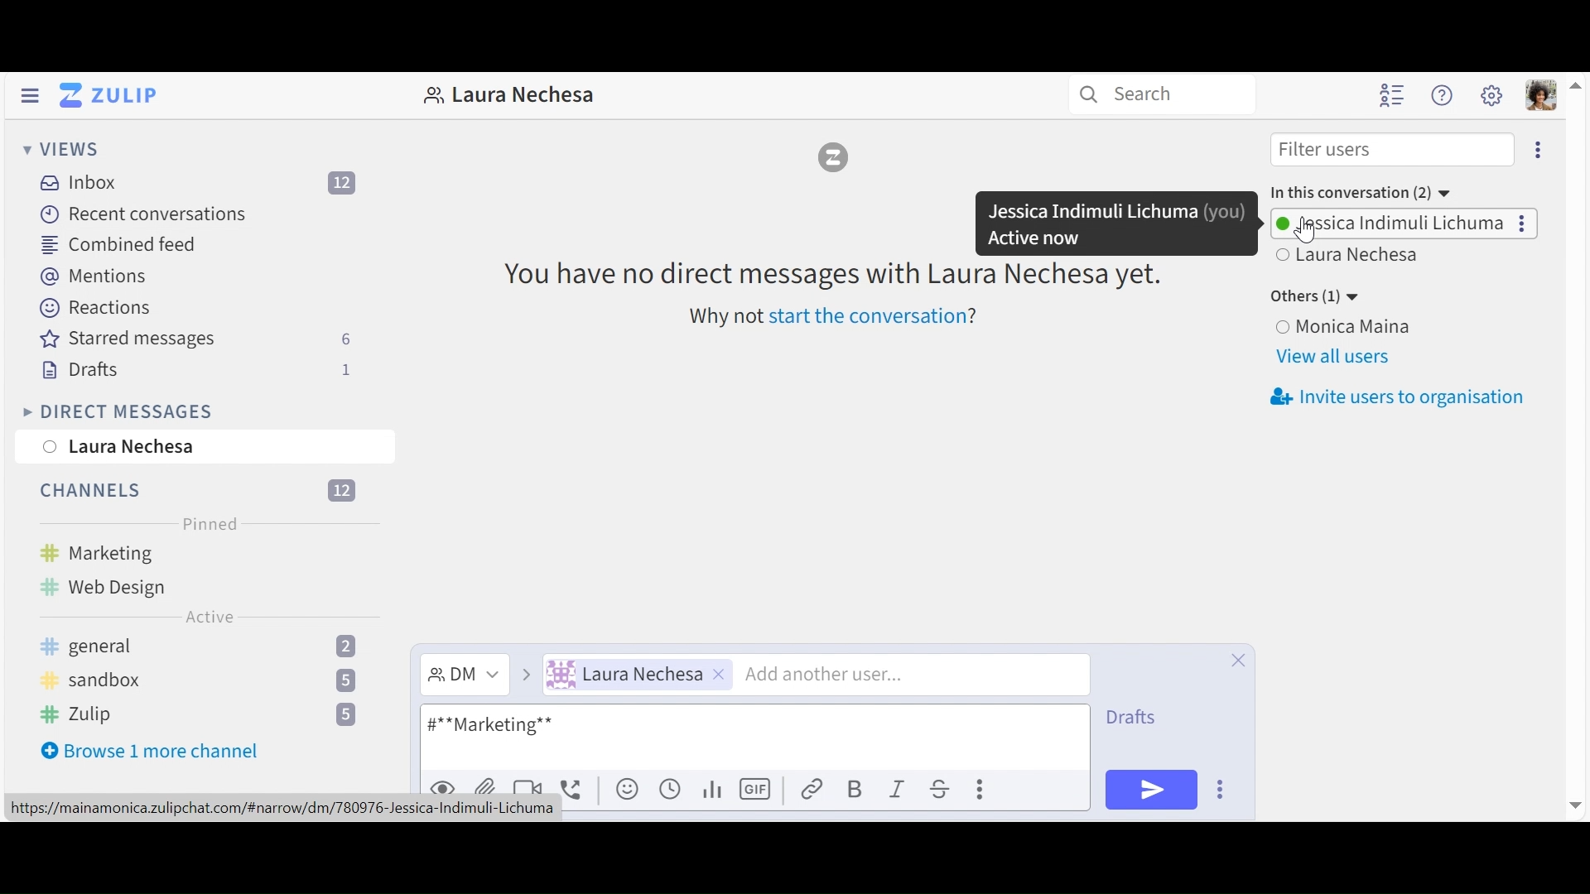 This screenshot has height=894, width=1590. Describe the element at coordinates (1409, 327) in the screenshot. I see `User` at that location.